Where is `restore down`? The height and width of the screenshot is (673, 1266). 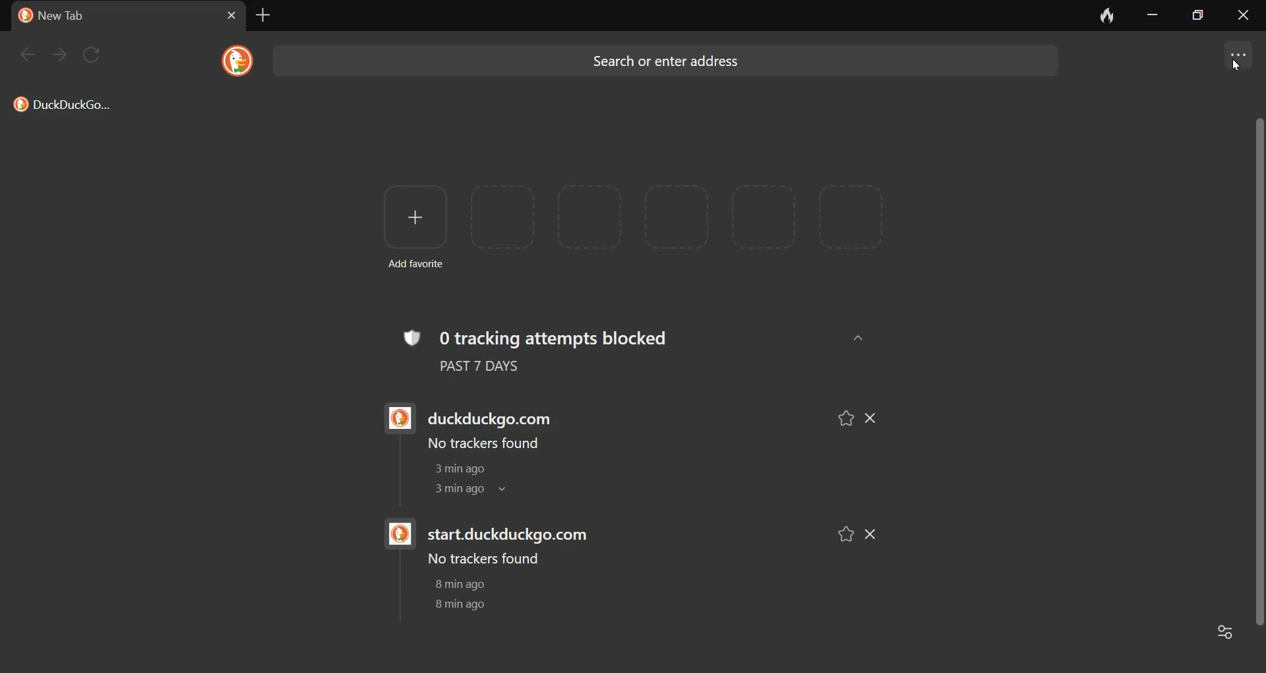 restore down is located at coordinates (1203, 18).